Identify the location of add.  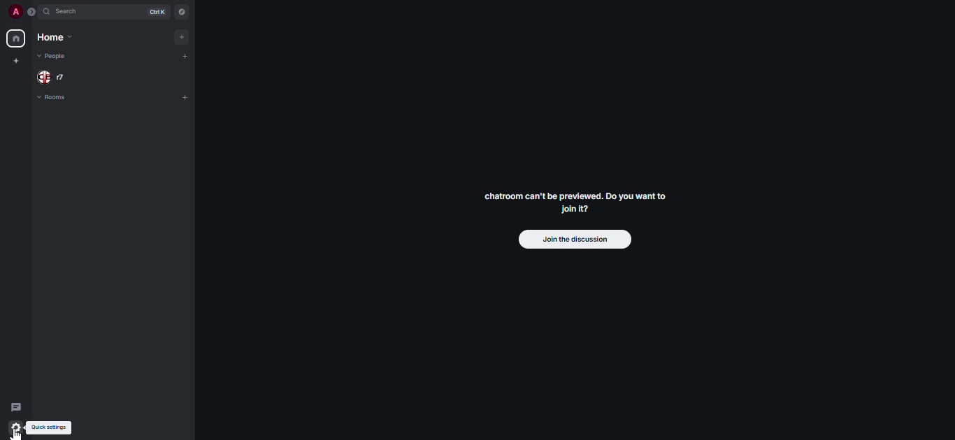
(181, 36).